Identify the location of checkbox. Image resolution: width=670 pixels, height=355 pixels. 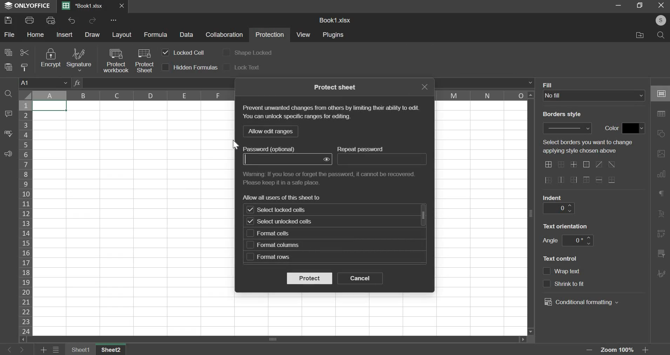
(250, 245).